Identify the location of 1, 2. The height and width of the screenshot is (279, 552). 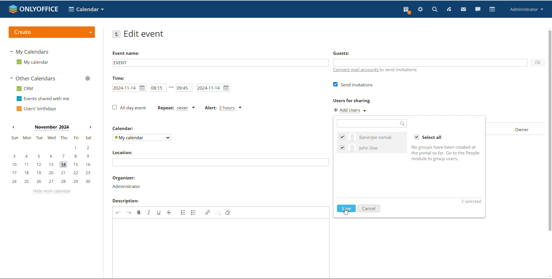
(50, 148).